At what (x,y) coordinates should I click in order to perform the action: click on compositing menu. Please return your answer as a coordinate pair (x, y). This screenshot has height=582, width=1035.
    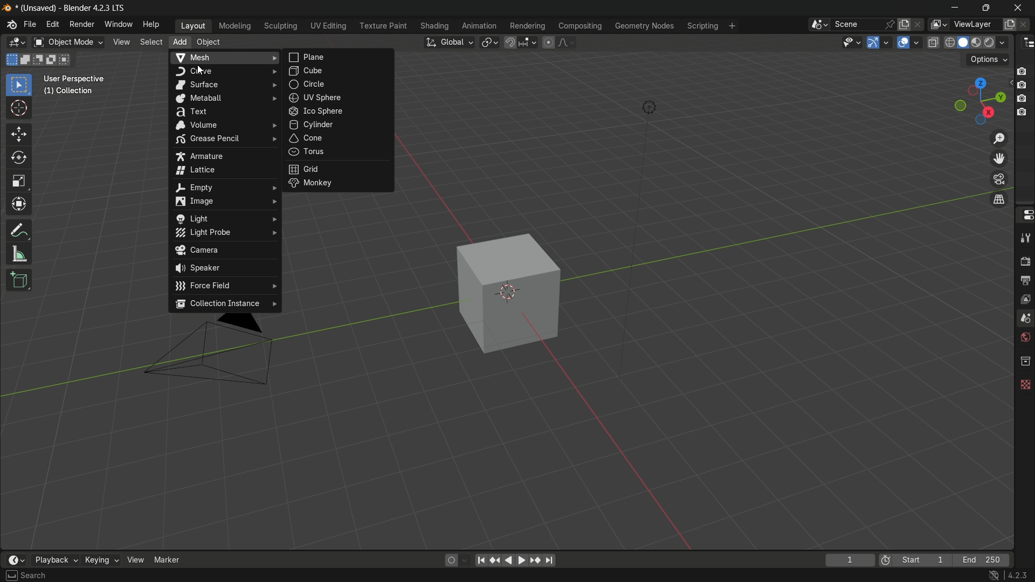
    Looking at the image, I should click on (581, 26).